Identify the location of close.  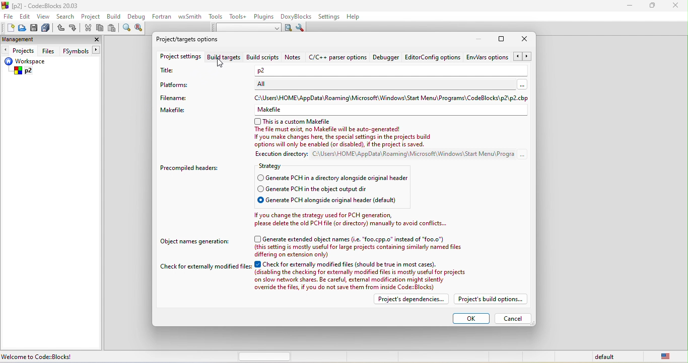
(675, 8).